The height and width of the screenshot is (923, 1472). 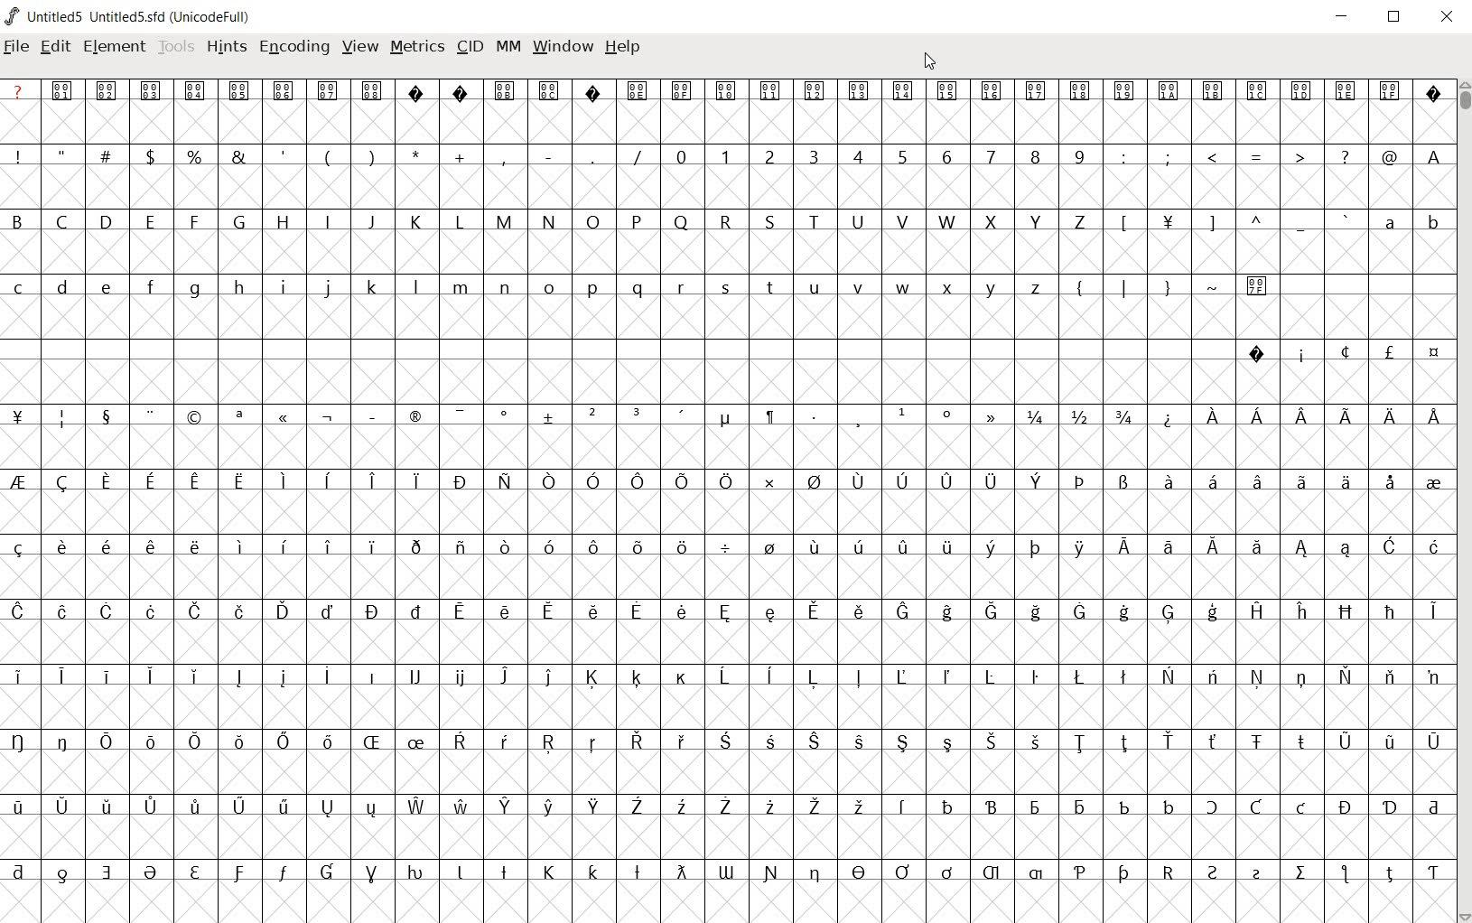 What do you see at coordinates (1344, 352) in the screenshot?
I see `Symbol` at bounding box center [1344, 352].